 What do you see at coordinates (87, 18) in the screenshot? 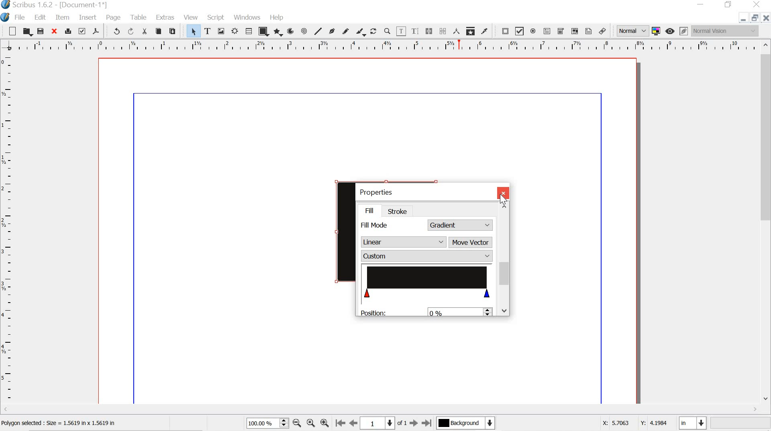
I see `insert` at bounding box center [87, 18].